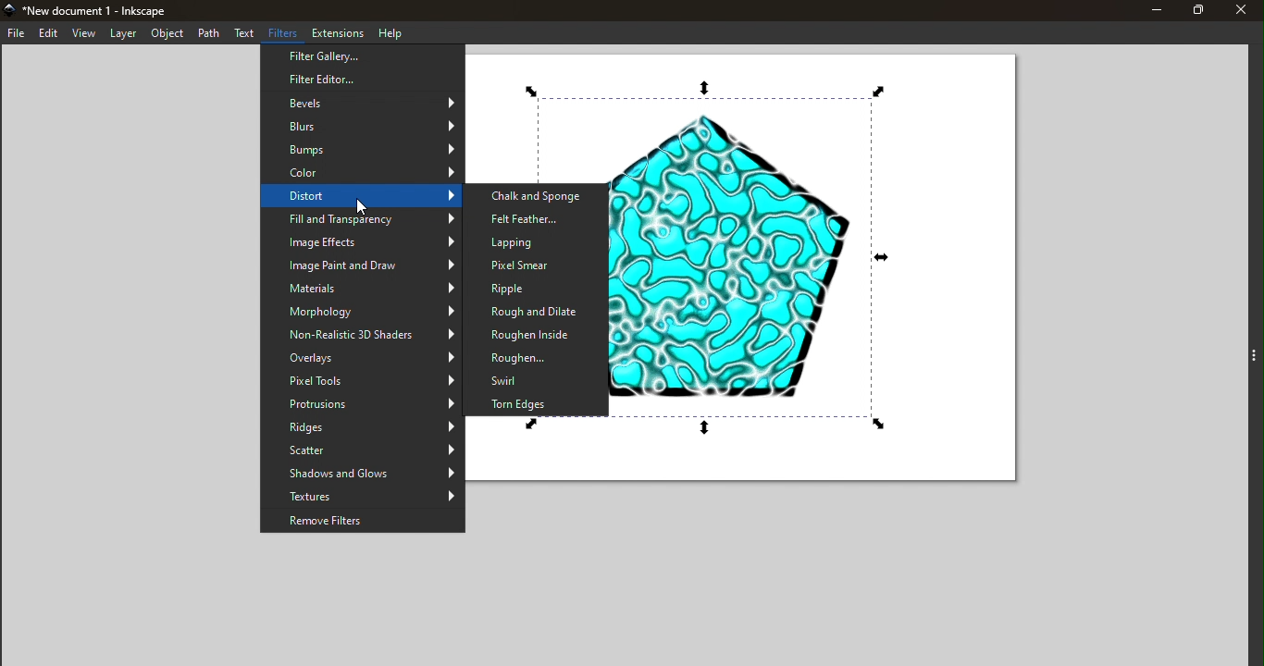 This screenshot has width=1264, height=666. Describe the element at coordinates (363, 450) in the screenshot. I see `Scatter` at that location.